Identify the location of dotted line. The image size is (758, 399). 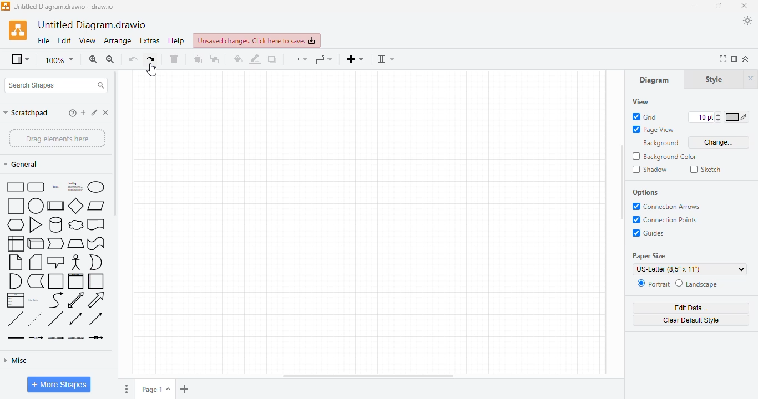
(35, 319).